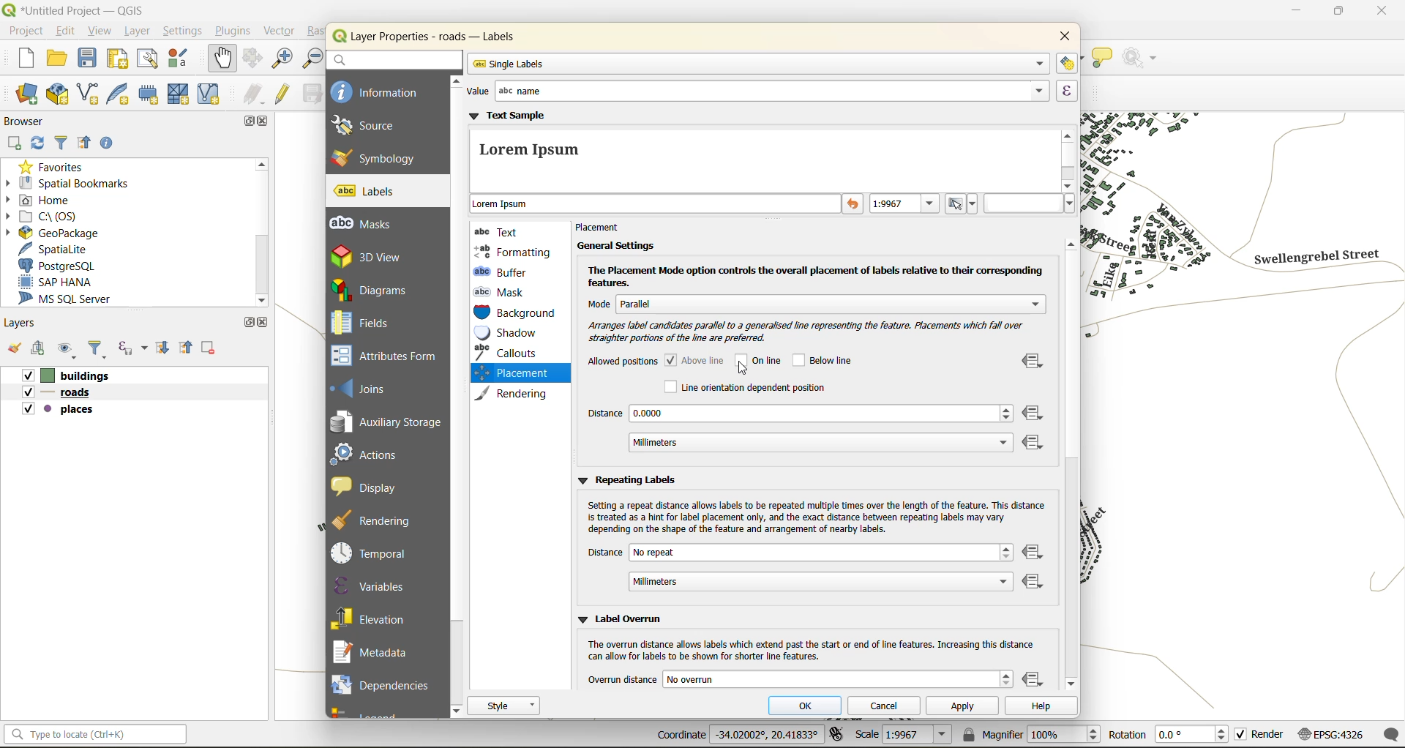 This screenshot has width=1405, height=748. What do you see at coordinates (1030, 734) in the screenshot?
I see `magnifier` at bounding box center [1030, 734].